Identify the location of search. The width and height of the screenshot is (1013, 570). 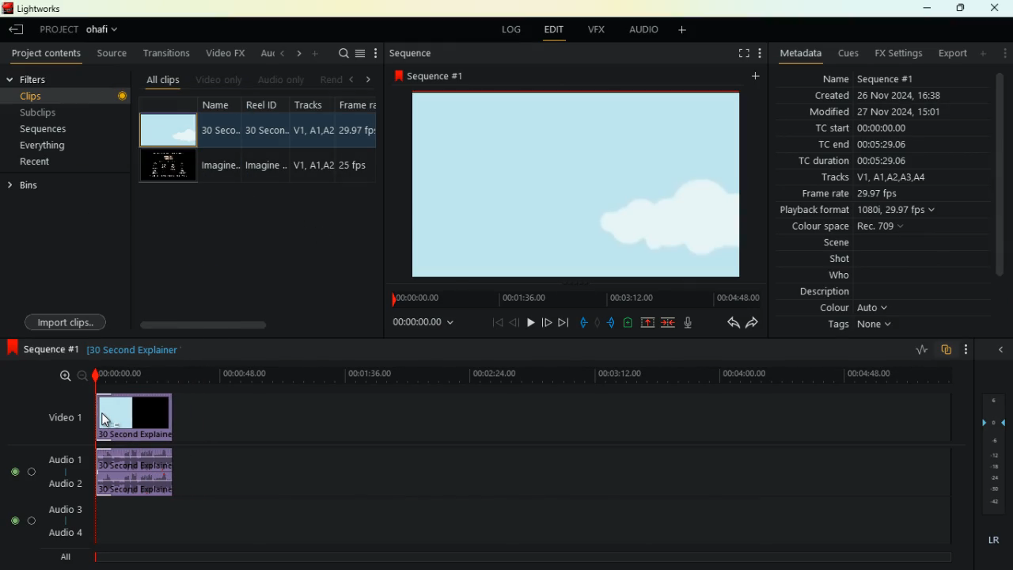
(343, 55).